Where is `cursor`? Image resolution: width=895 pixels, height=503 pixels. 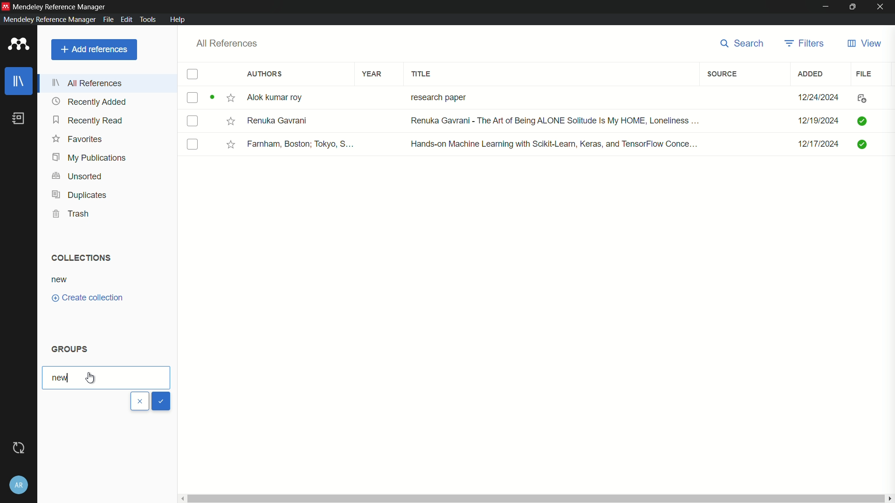 cursor is located at coordinates (93, 377).